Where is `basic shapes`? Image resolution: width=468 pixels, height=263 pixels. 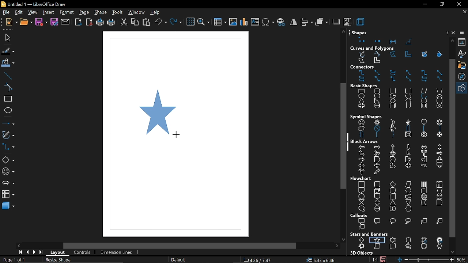 basic shapes is located at coordinates (397, 99).